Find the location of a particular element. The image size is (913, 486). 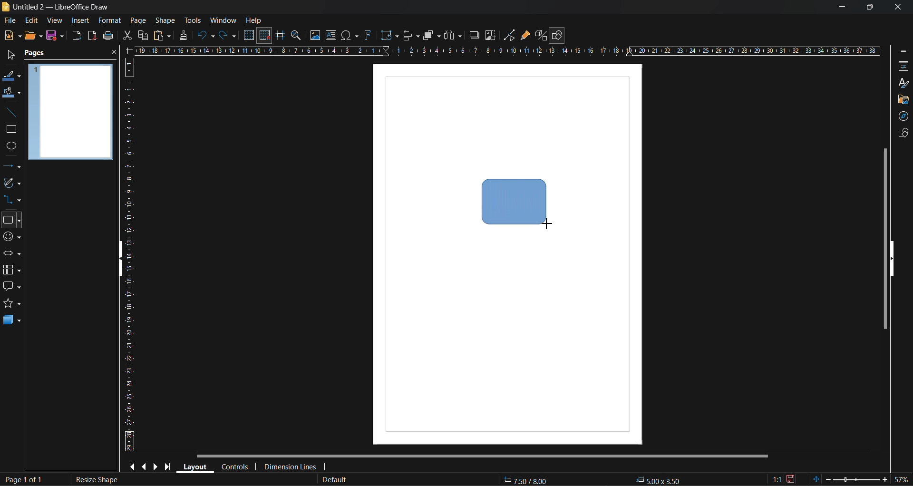

clone formatting is located at coordinates (186, 36).